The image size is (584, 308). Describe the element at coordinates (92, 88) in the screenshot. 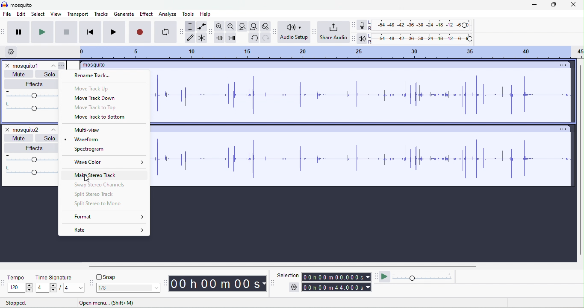

I see `move track up` at that location.